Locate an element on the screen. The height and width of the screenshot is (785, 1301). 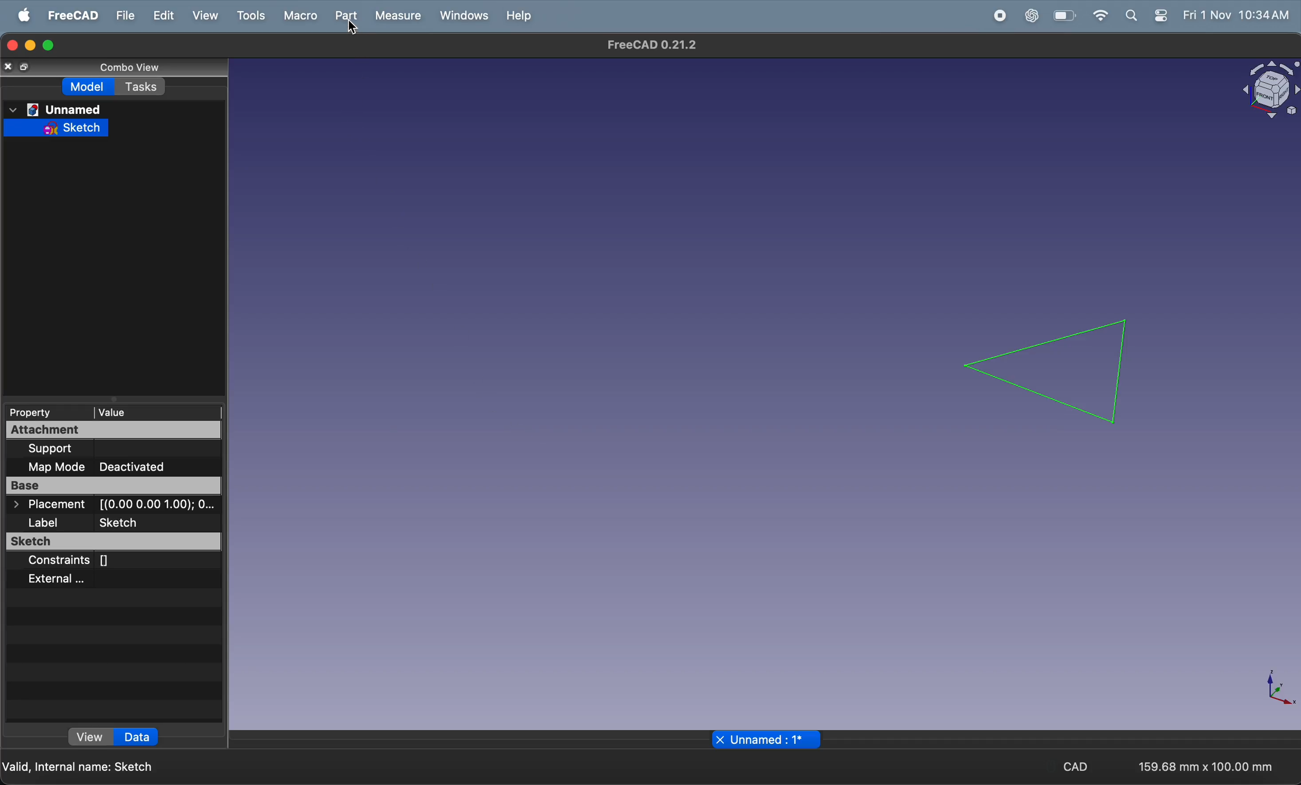
External ... is located at coordinates (82, 579).